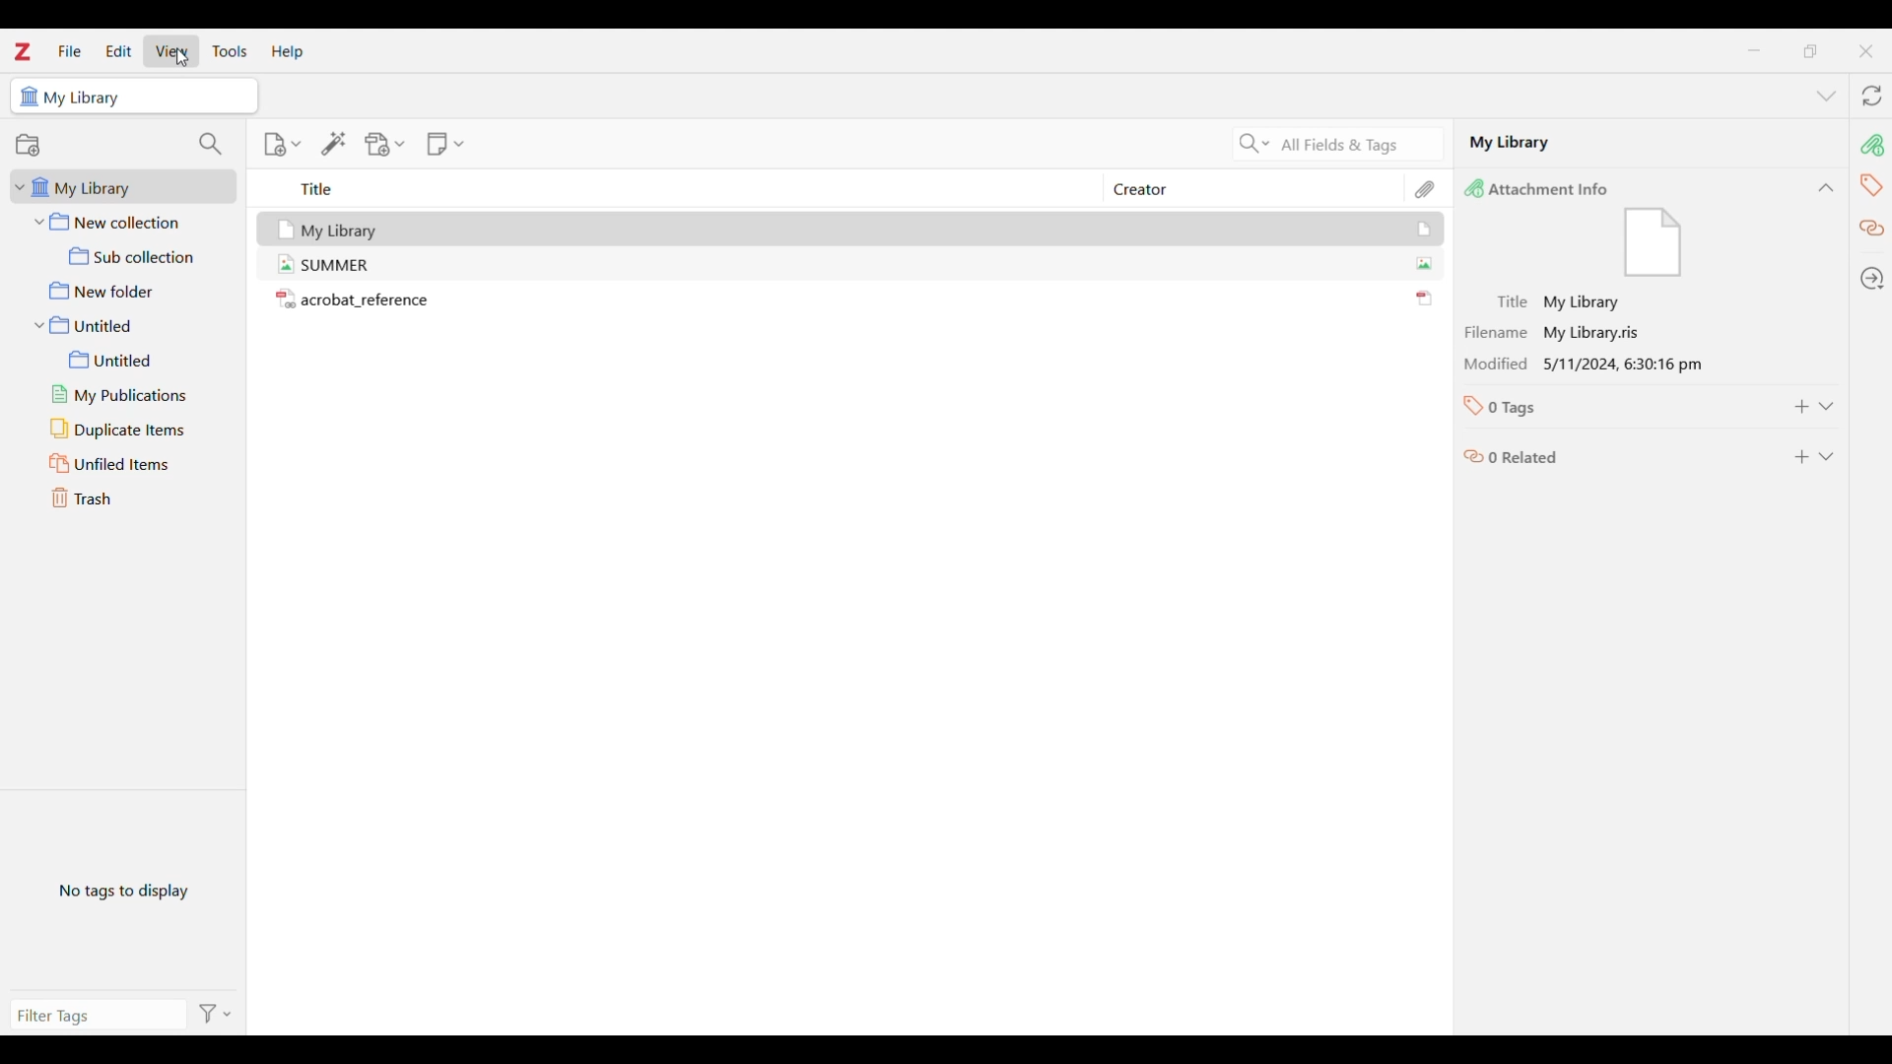 This screenshot has width=1892, height=1064. I want to click on Filename of selected file, so click(1547, 333).